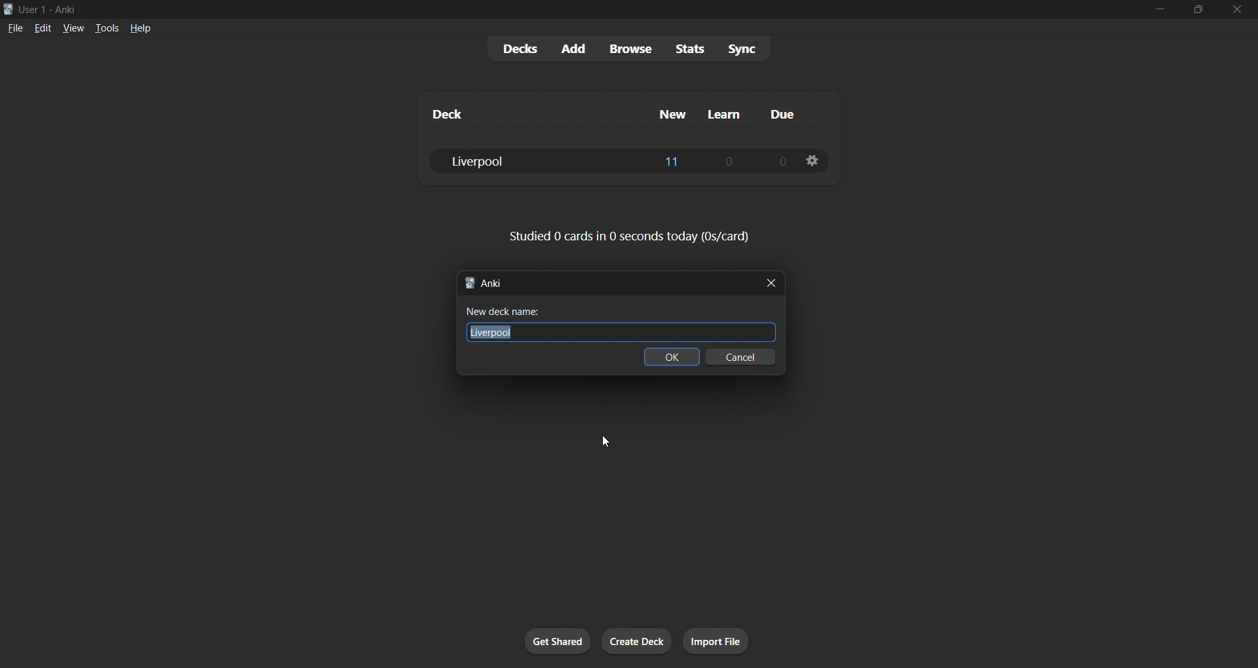 This screenshot has height=668, width=1258. Describe the element at coordinates (715, 642) in the screenshot. I see `import file` at that location.